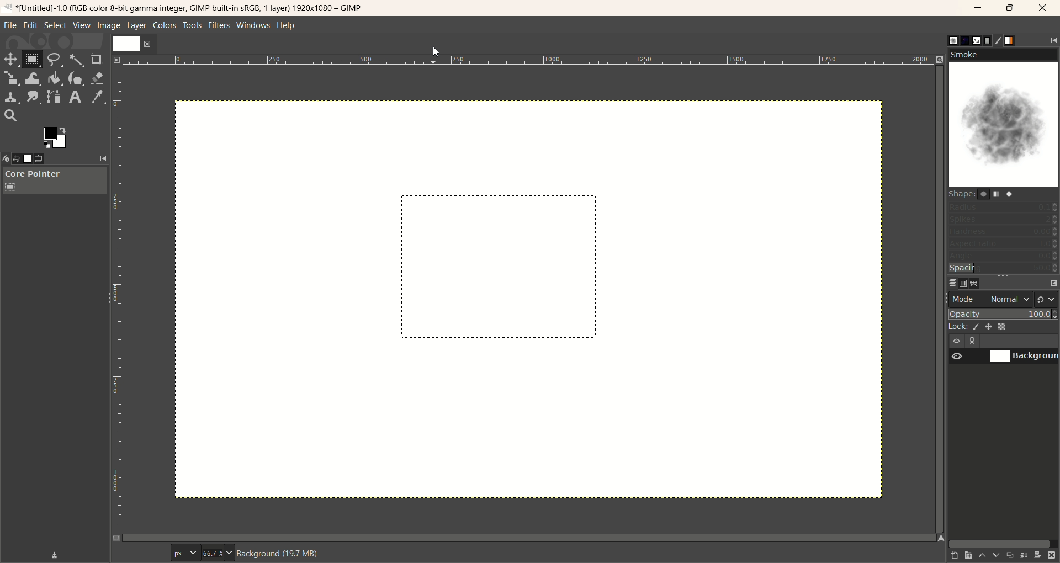 This screenshot has height=563, width=1060. I want to click on scale tool, so click(12, 79).